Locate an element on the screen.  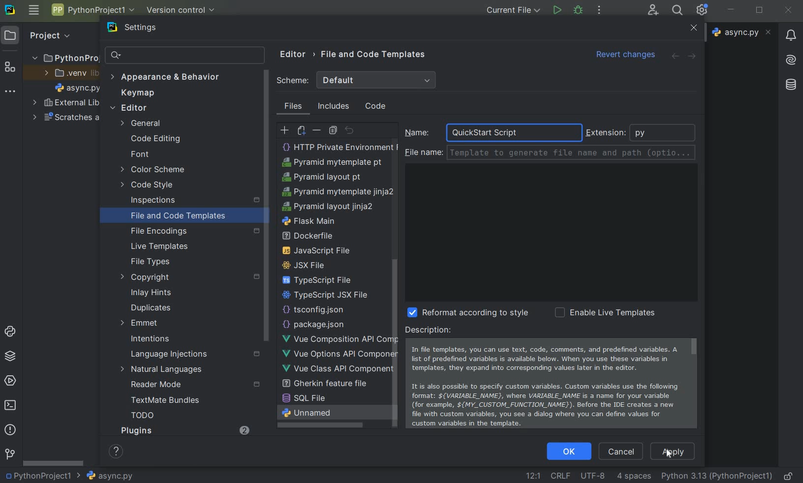
python script is located at coordinates (328, 207).